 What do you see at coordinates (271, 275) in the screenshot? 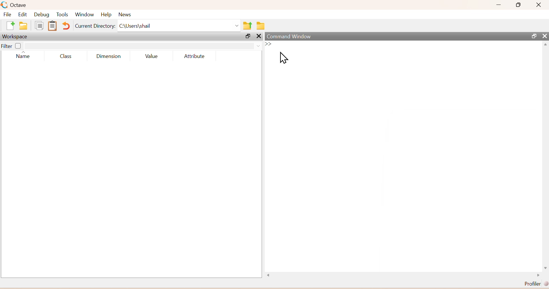
I see `` at bounding box center [271, 275].